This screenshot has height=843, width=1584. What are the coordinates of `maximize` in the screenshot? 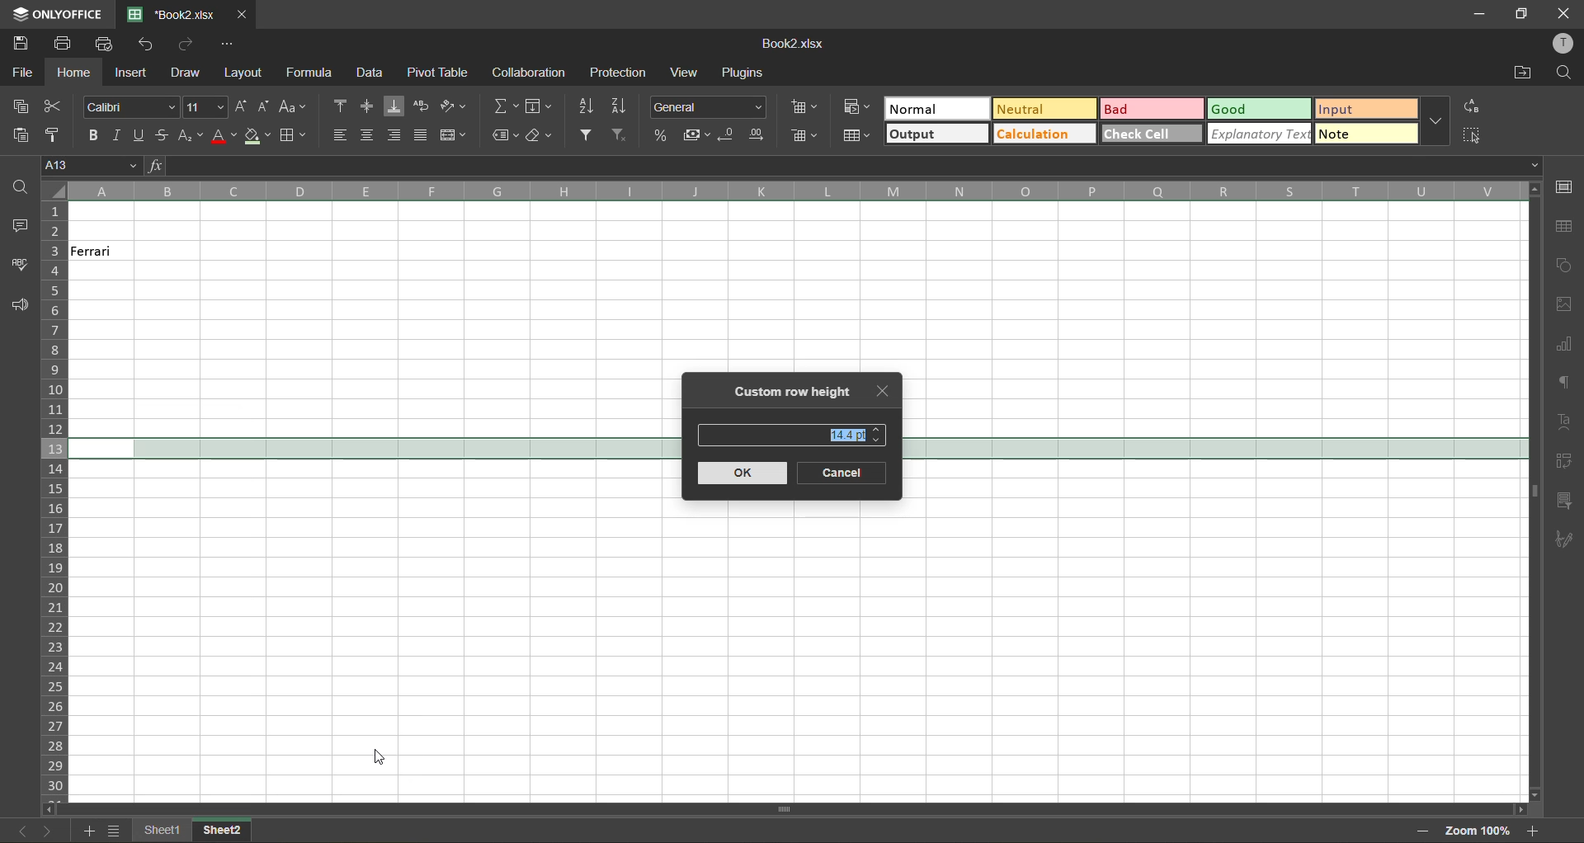 It's located at (1524, 13).